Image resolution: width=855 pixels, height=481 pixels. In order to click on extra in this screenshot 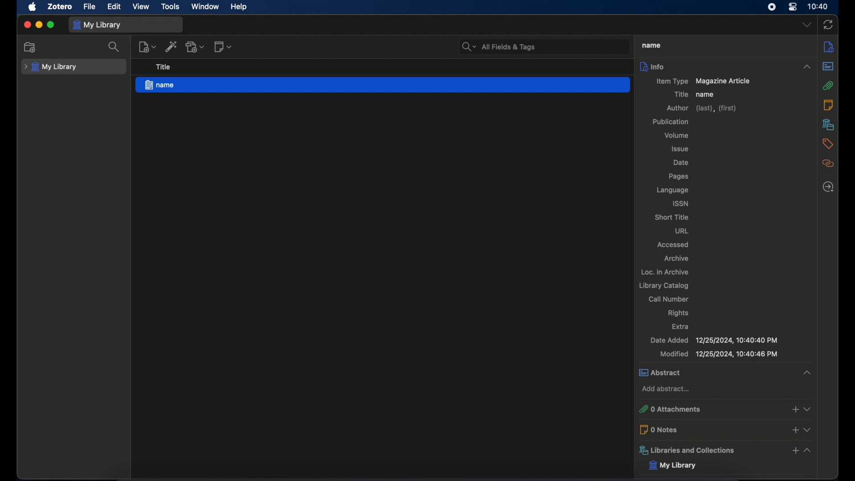, I will do `click(681, 326)`.